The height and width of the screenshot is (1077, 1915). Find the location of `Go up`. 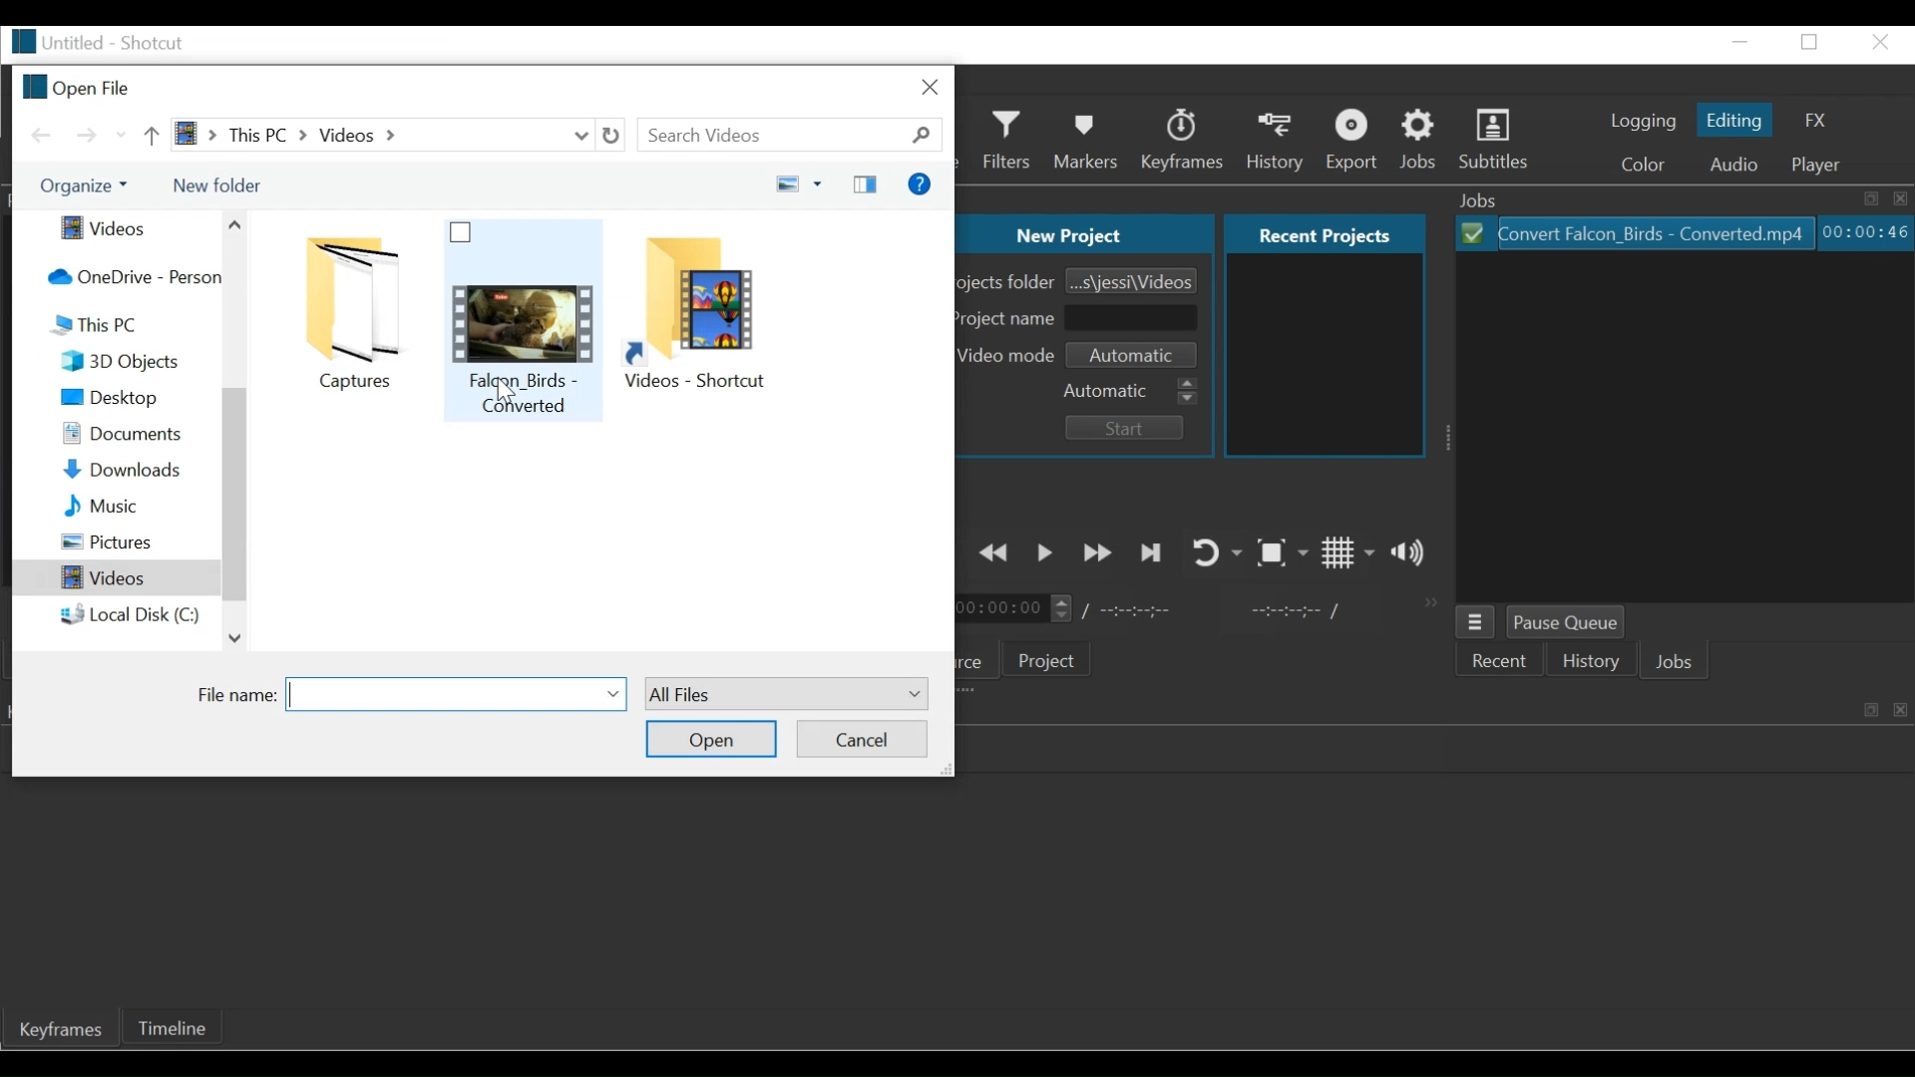

Go up is located at coordinates (155, 137).